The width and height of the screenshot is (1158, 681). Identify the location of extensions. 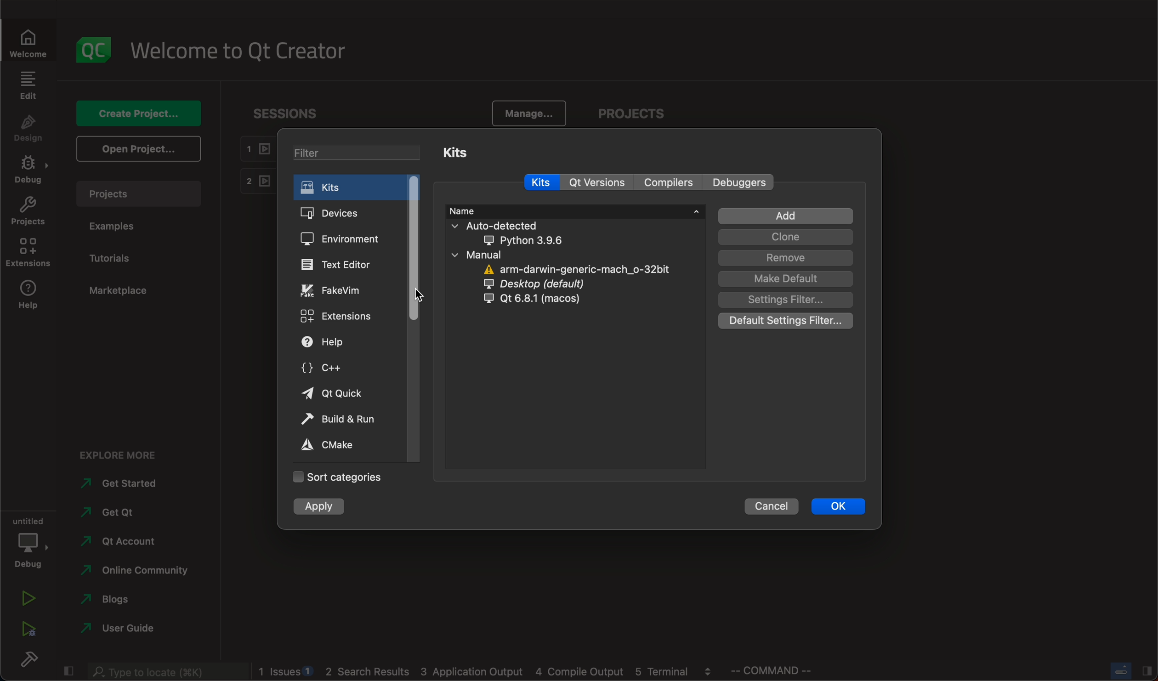
(28, 253).